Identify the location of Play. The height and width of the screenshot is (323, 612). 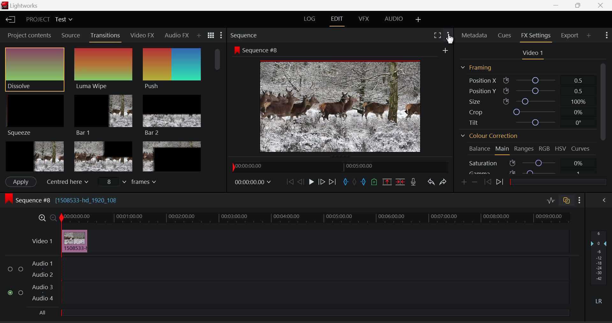
(310, 182).